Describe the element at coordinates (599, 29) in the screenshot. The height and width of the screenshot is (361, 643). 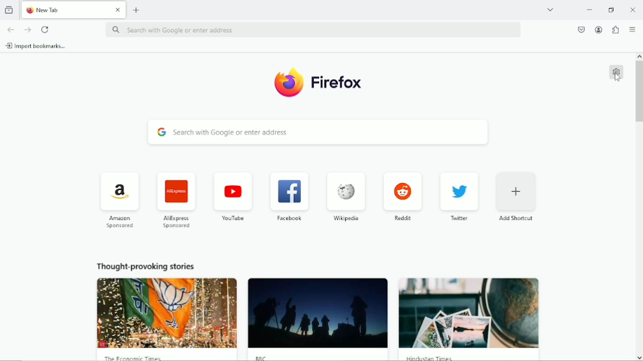
I see `Account` at that location.